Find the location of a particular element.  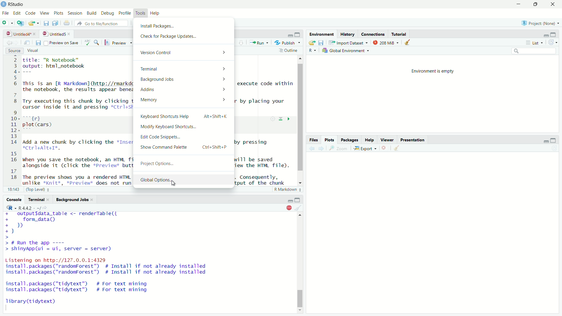

maximize is located at coordinates (553, 141).